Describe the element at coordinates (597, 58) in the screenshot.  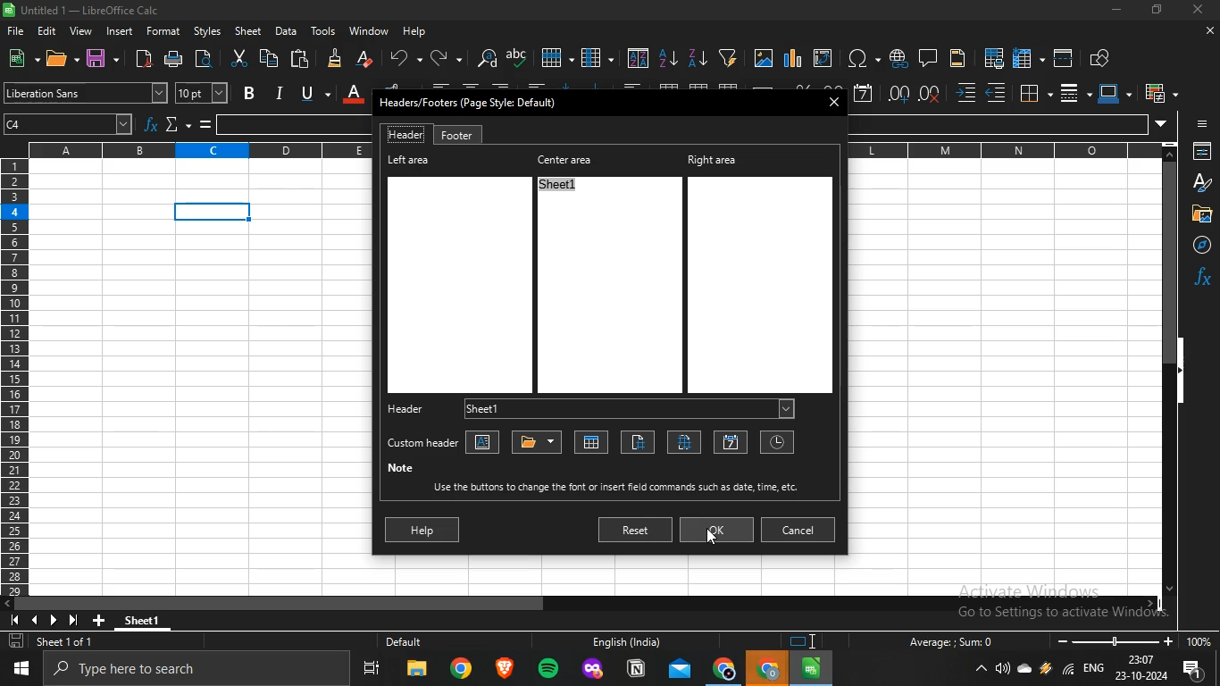
I see `column` at that location.